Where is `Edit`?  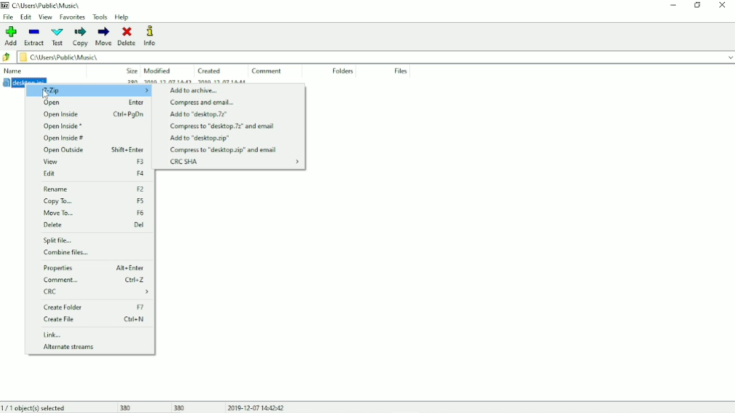 Edit is located at coordinates (93, 174).